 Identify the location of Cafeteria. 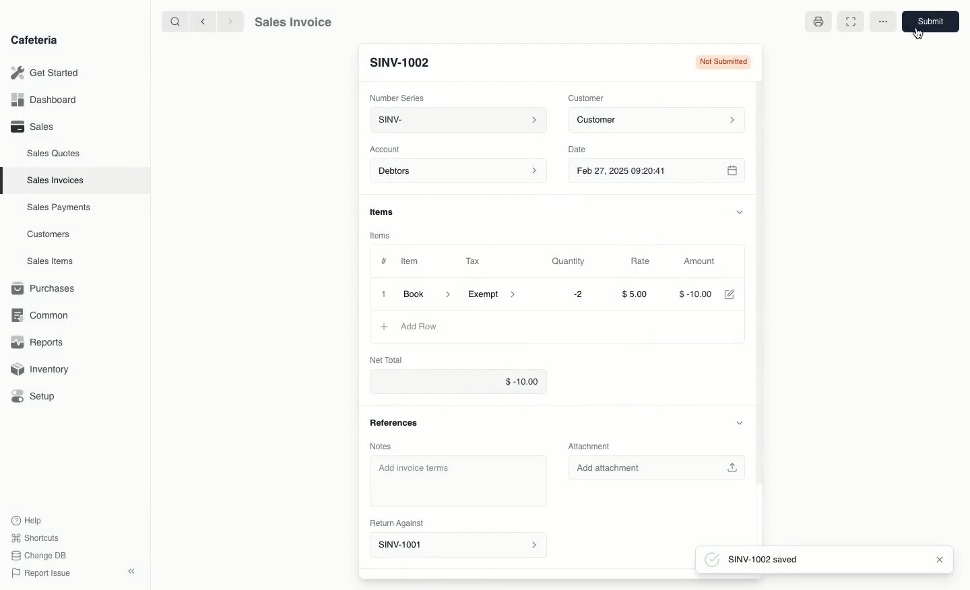
(34, 40).